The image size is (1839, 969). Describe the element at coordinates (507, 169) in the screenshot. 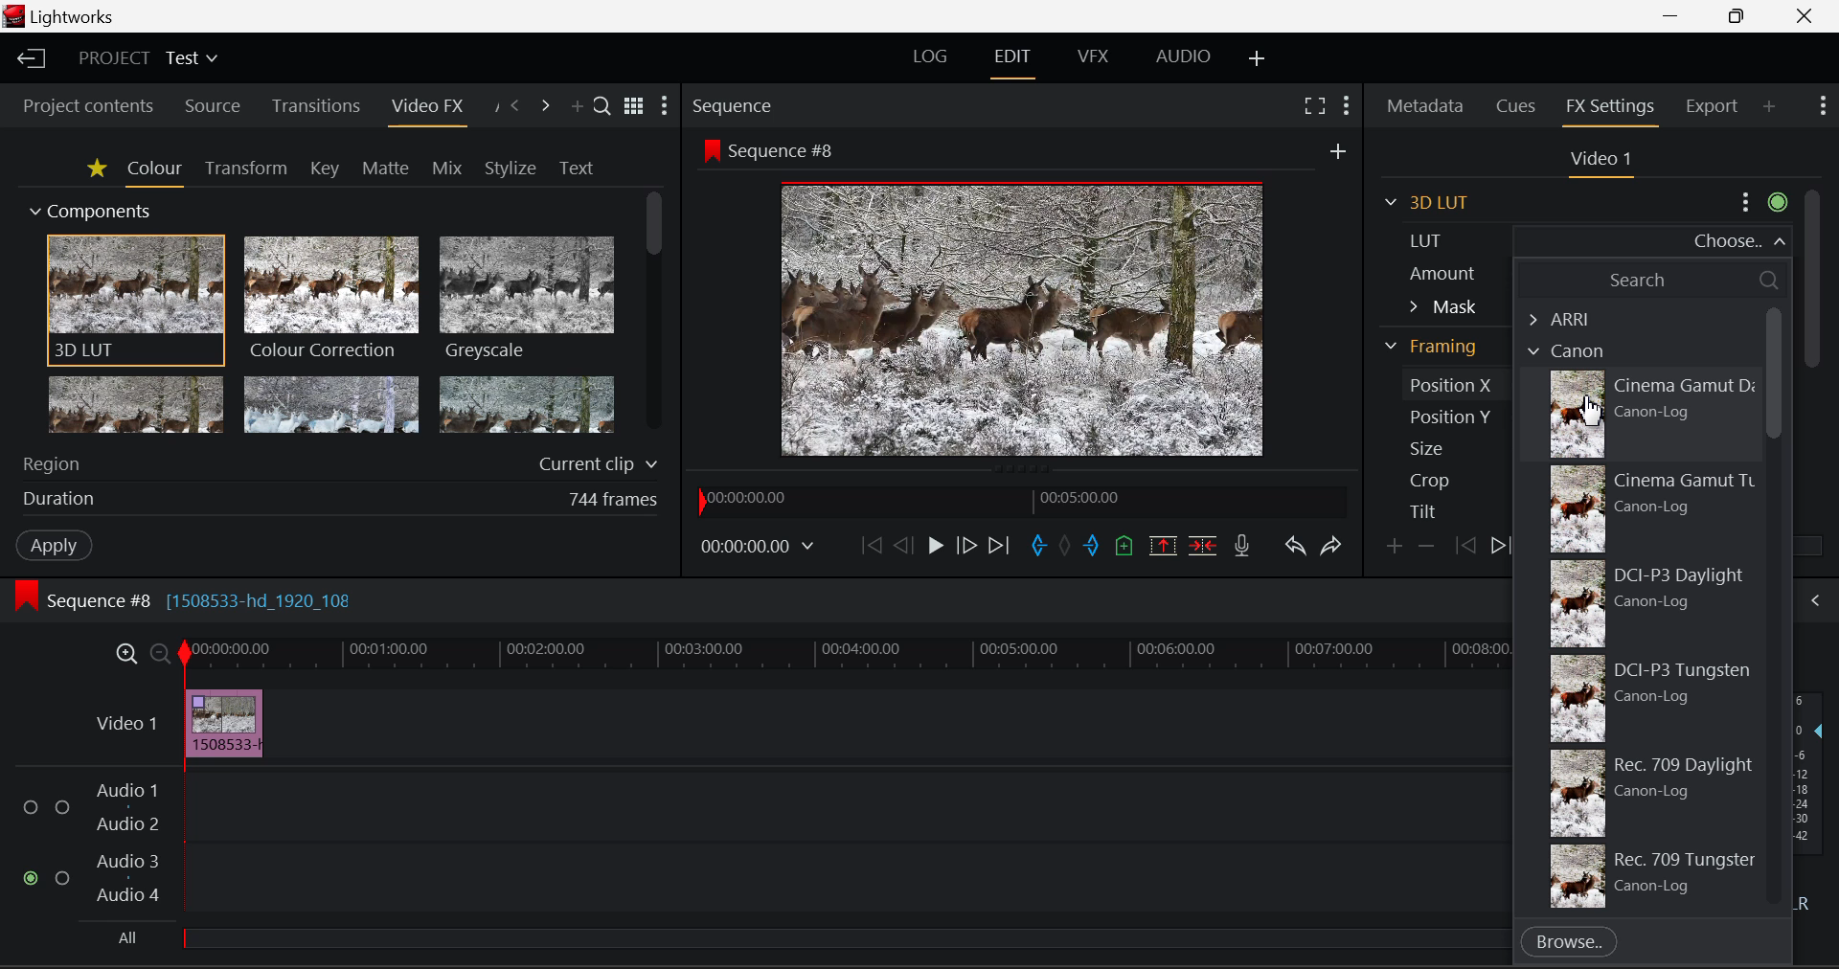

I see `Stylize` at that location.